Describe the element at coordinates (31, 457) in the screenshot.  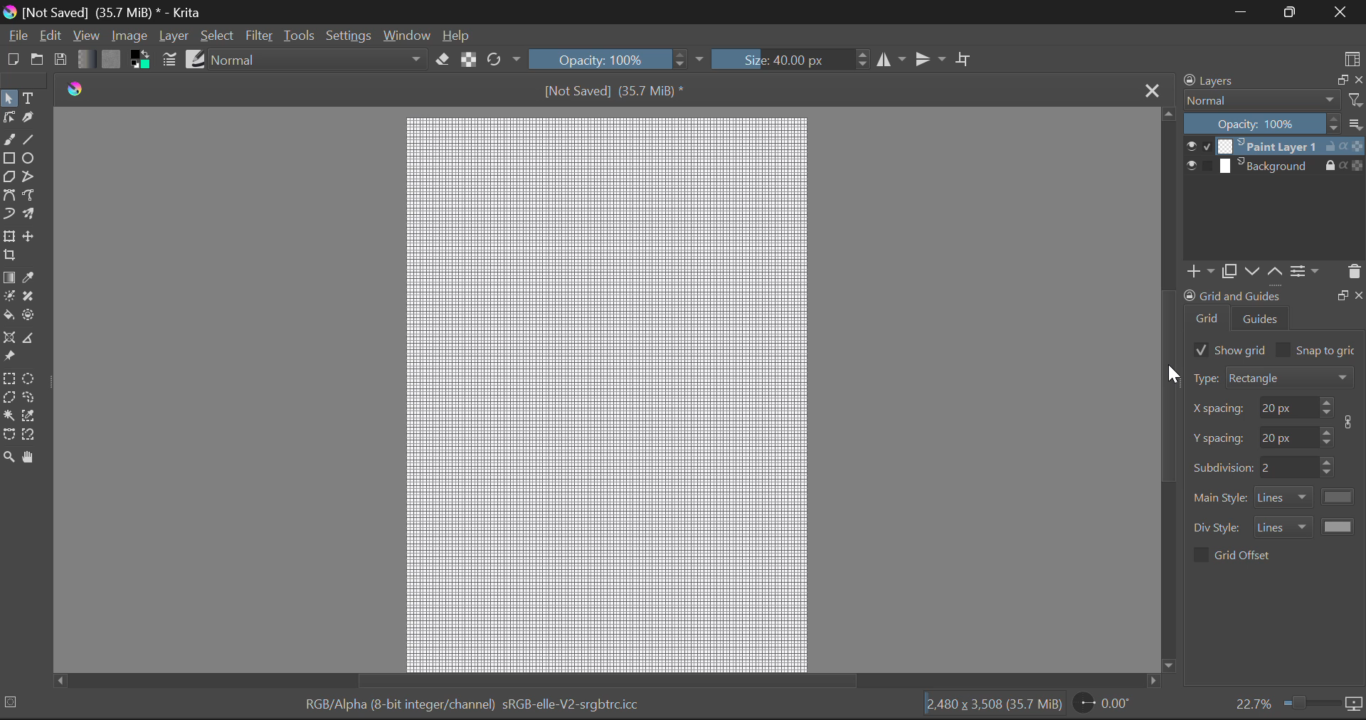
I see `Pan` at that location.